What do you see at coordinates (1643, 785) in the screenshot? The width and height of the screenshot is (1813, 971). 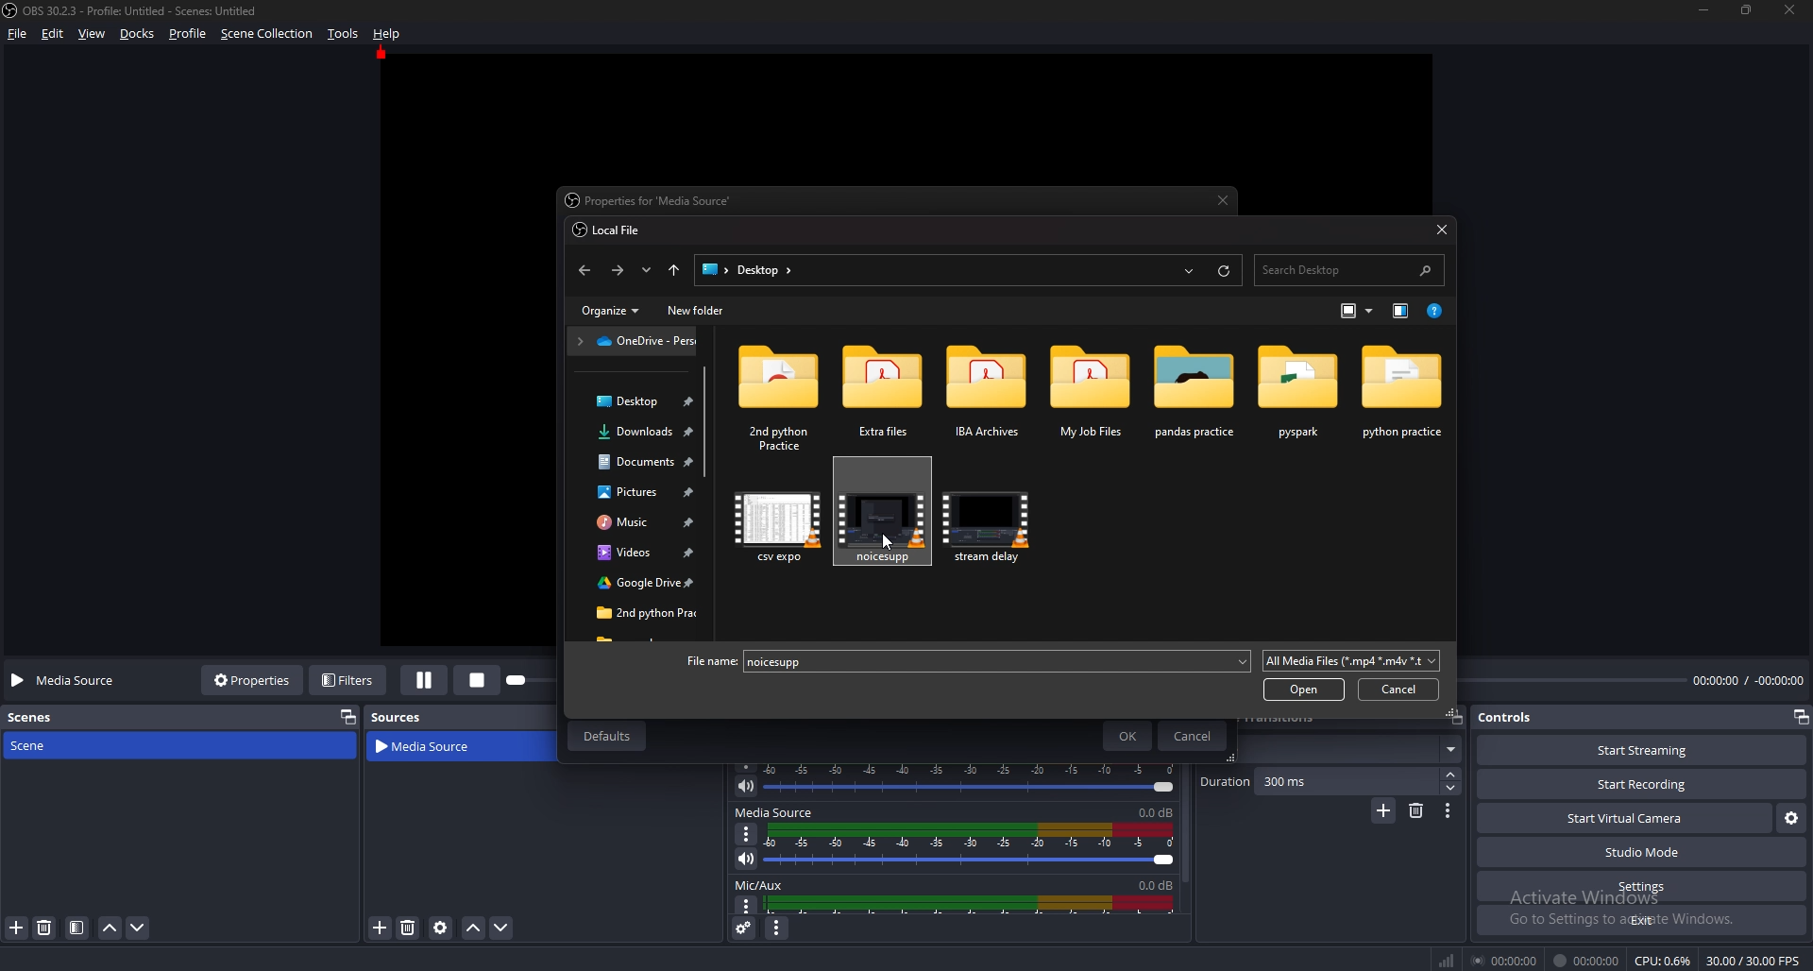 I see `Start recording` at bounding box center [1643, 785].